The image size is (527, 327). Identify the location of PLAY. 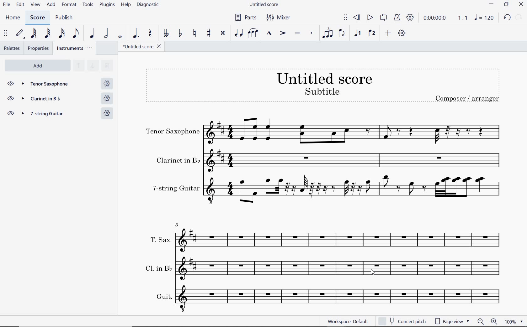
(369, 18).